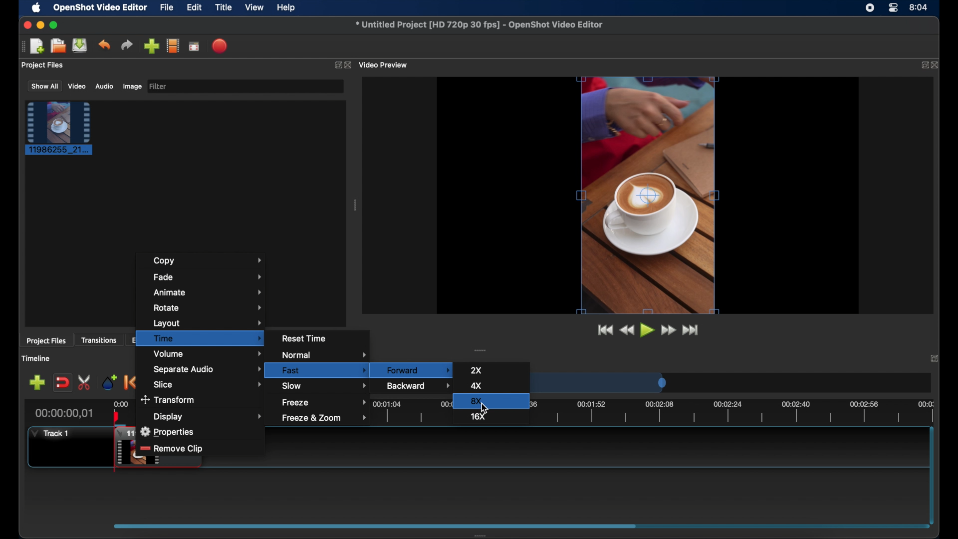 This screenshot has width=958, height=539. What do you see at coordinates (50, 433) in the screenshot?
I see `track1` at bounding box center [50, 433].